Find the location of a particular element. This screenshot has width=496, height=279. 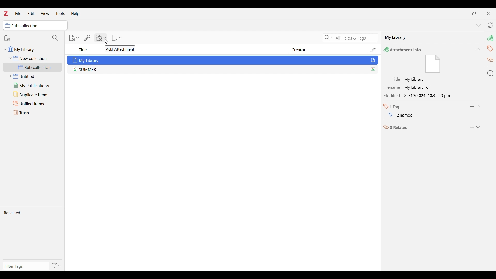

Tags is located at coordinates (490, 49).